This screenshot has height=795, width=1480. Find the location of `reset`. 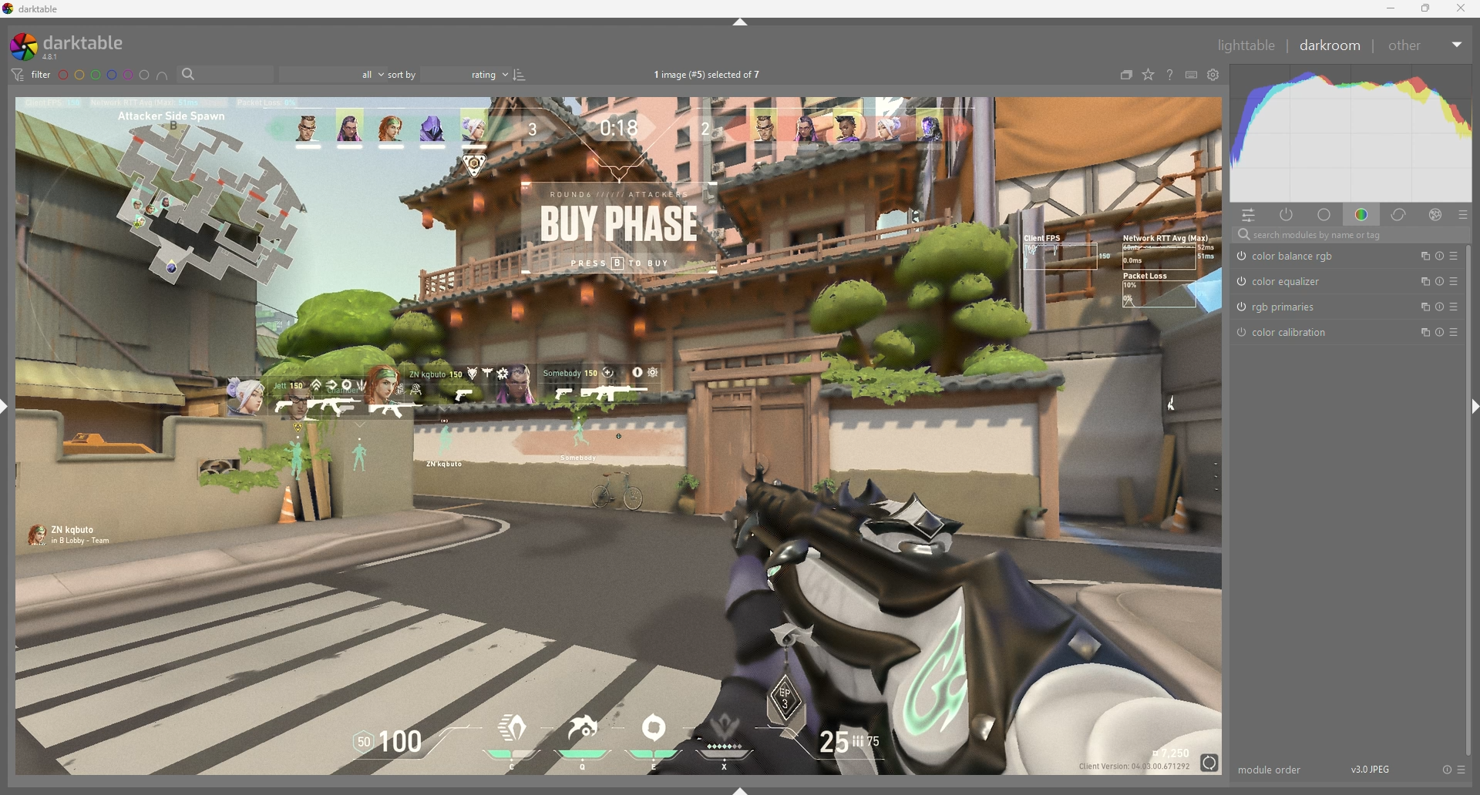

reset is located at coordinates (1439, 307).